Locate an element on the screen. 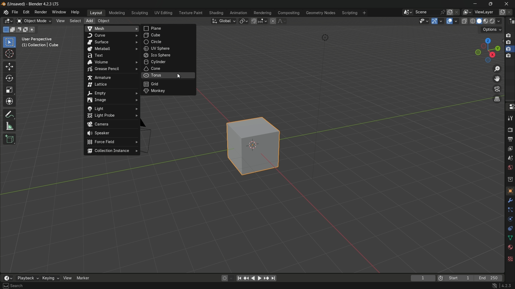  End 250 is located at coordinates (488, 278).